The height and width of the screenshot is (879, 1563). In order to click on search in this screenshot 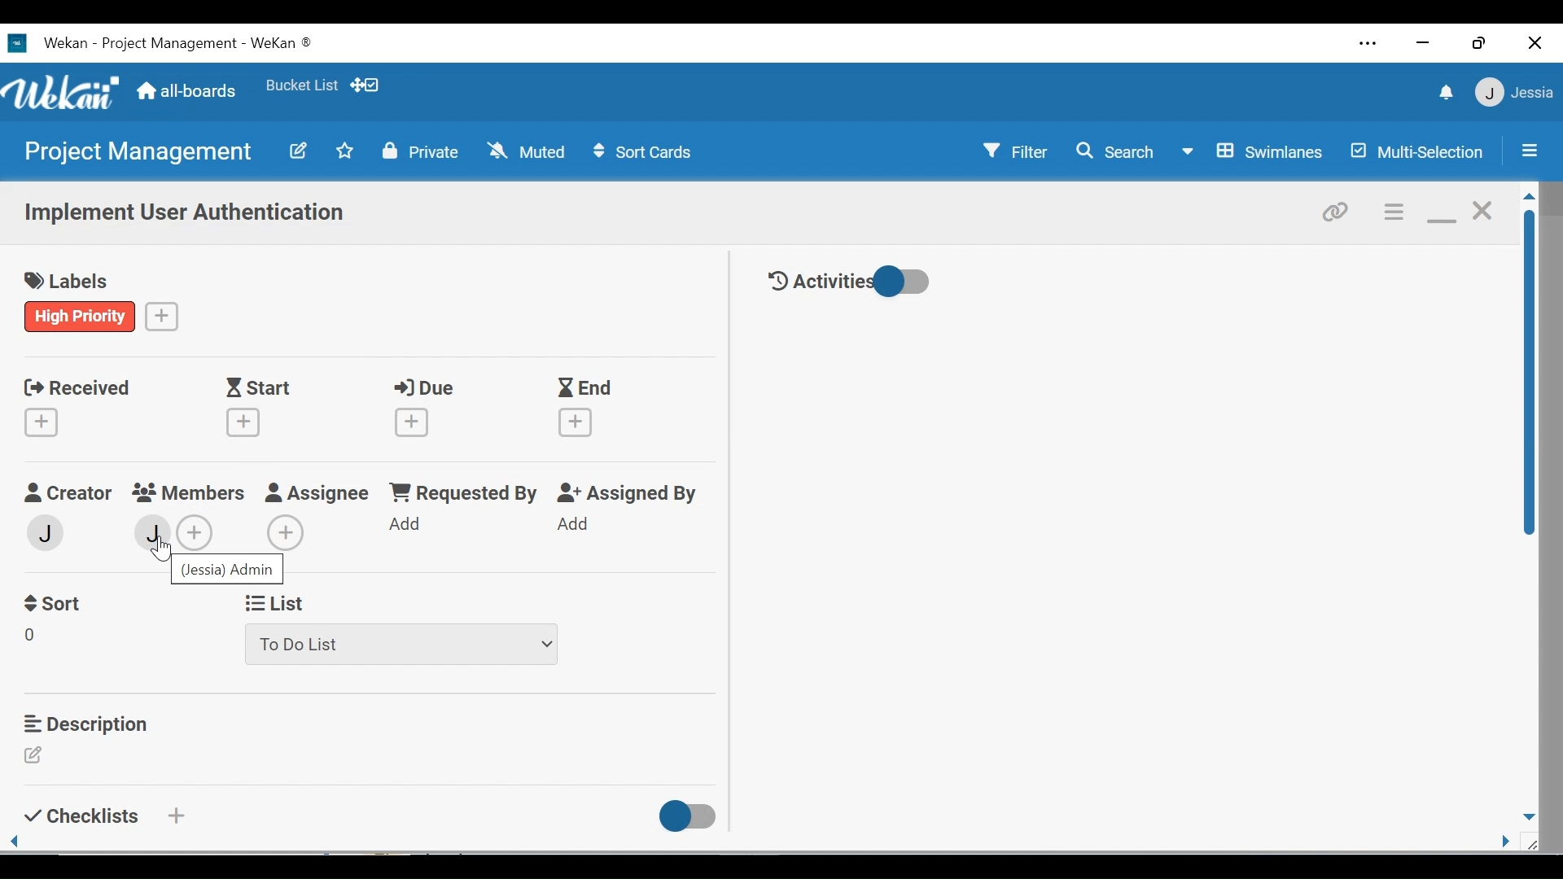, I will do `click(1114, 152)`.